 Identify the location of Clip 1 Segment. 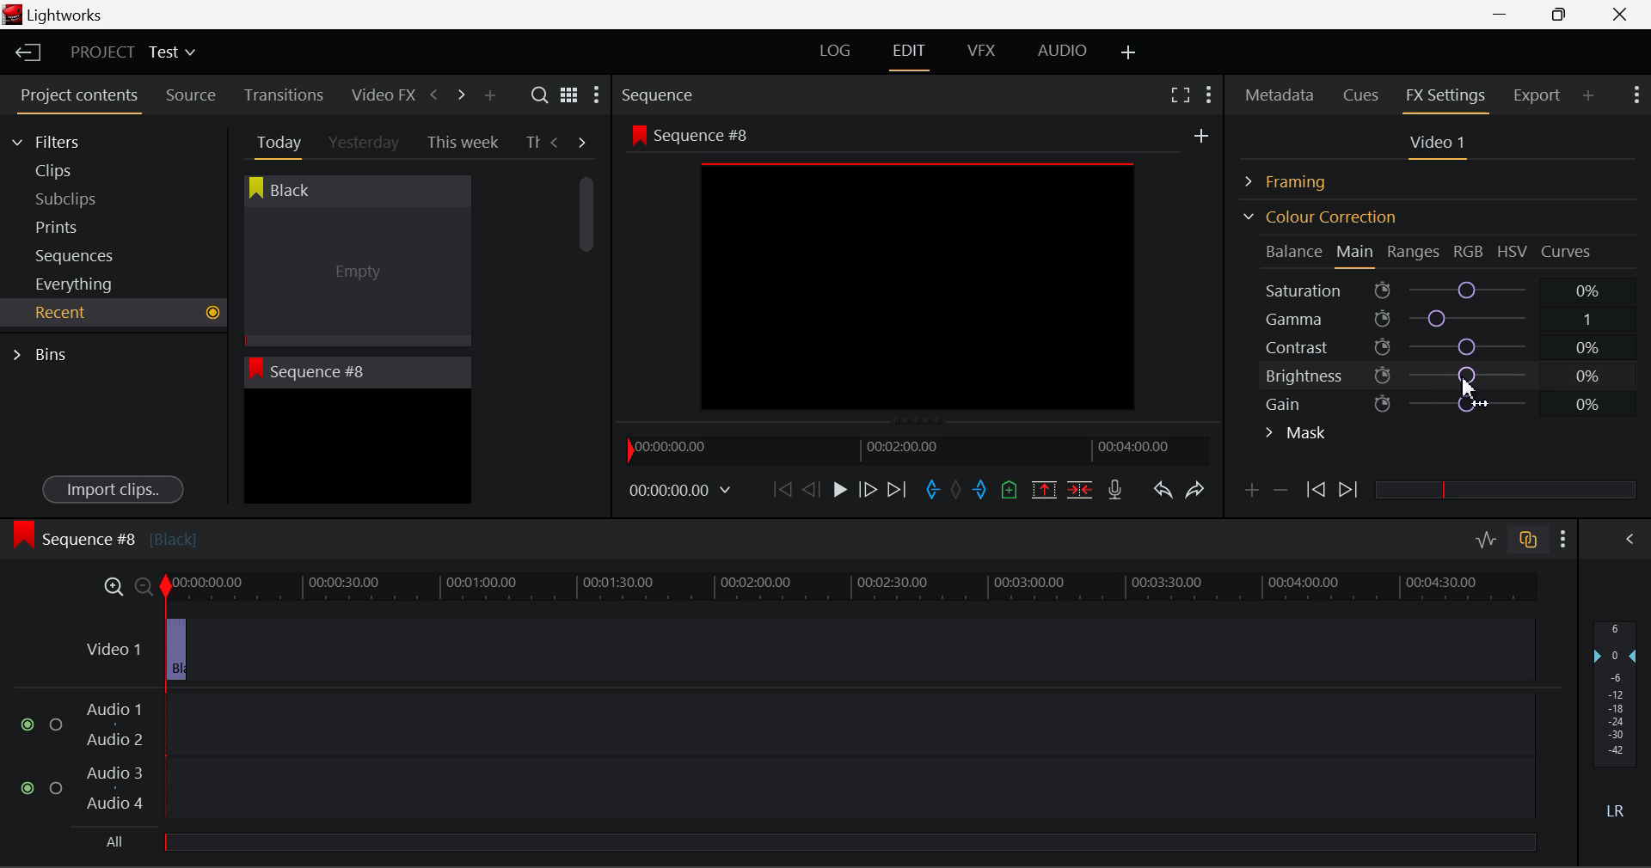
(175, 651).